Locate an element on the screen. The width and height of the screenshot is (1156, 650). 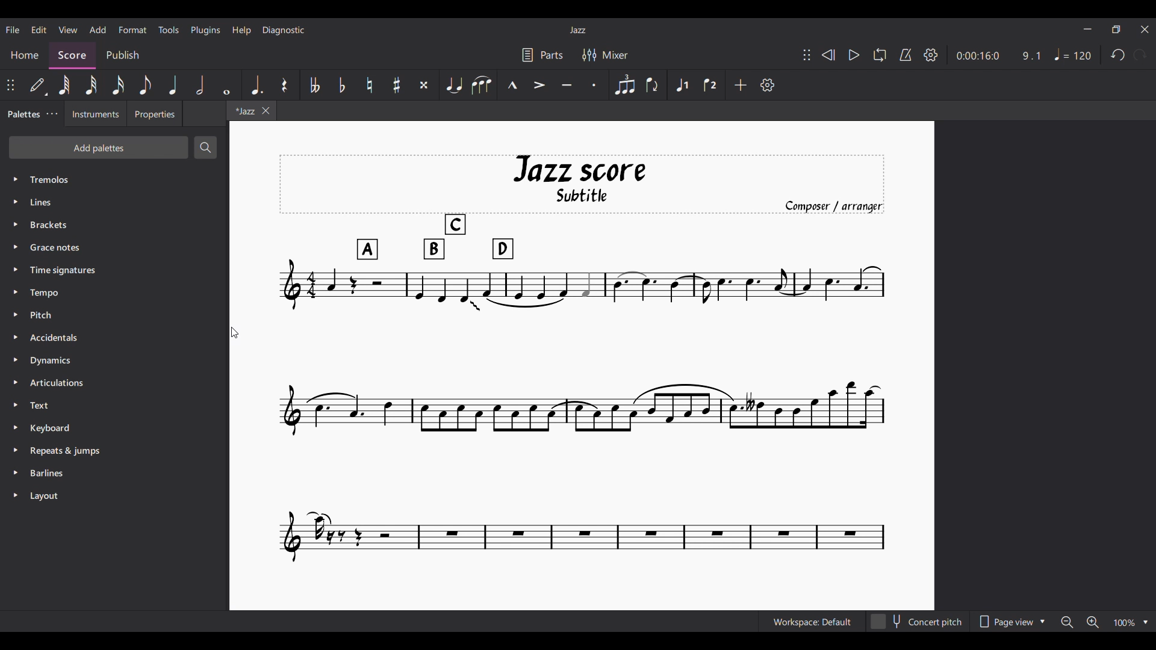
Staccato is located at coordinates (594, 85).